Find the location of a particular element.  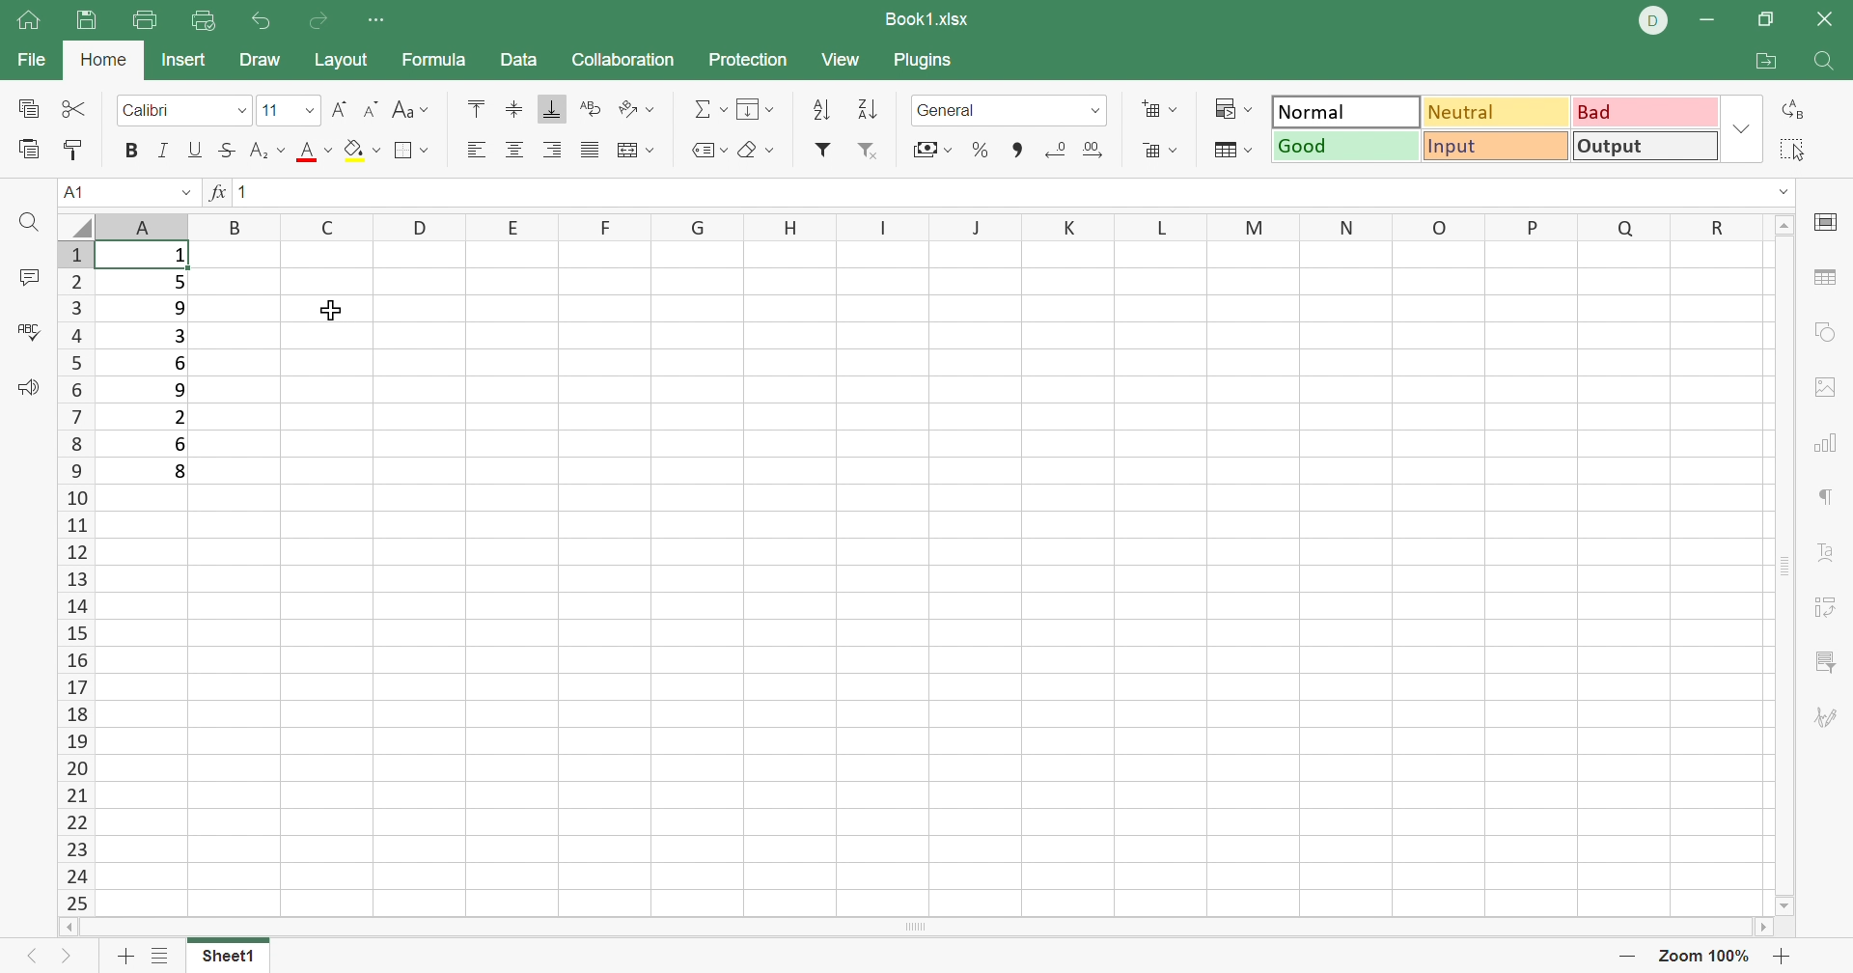

Drop down is located at coordinates (189, 190).